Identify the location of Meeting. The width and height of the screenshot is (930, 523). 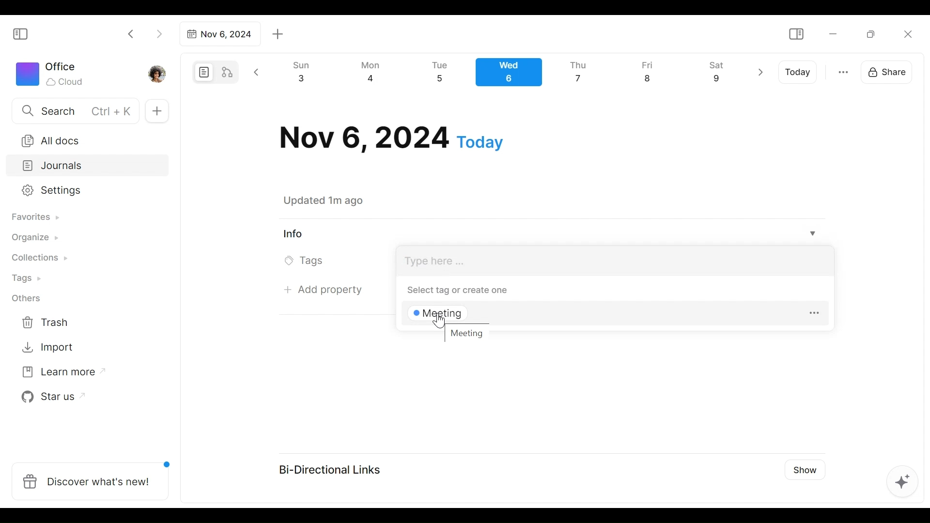
(467, 334).